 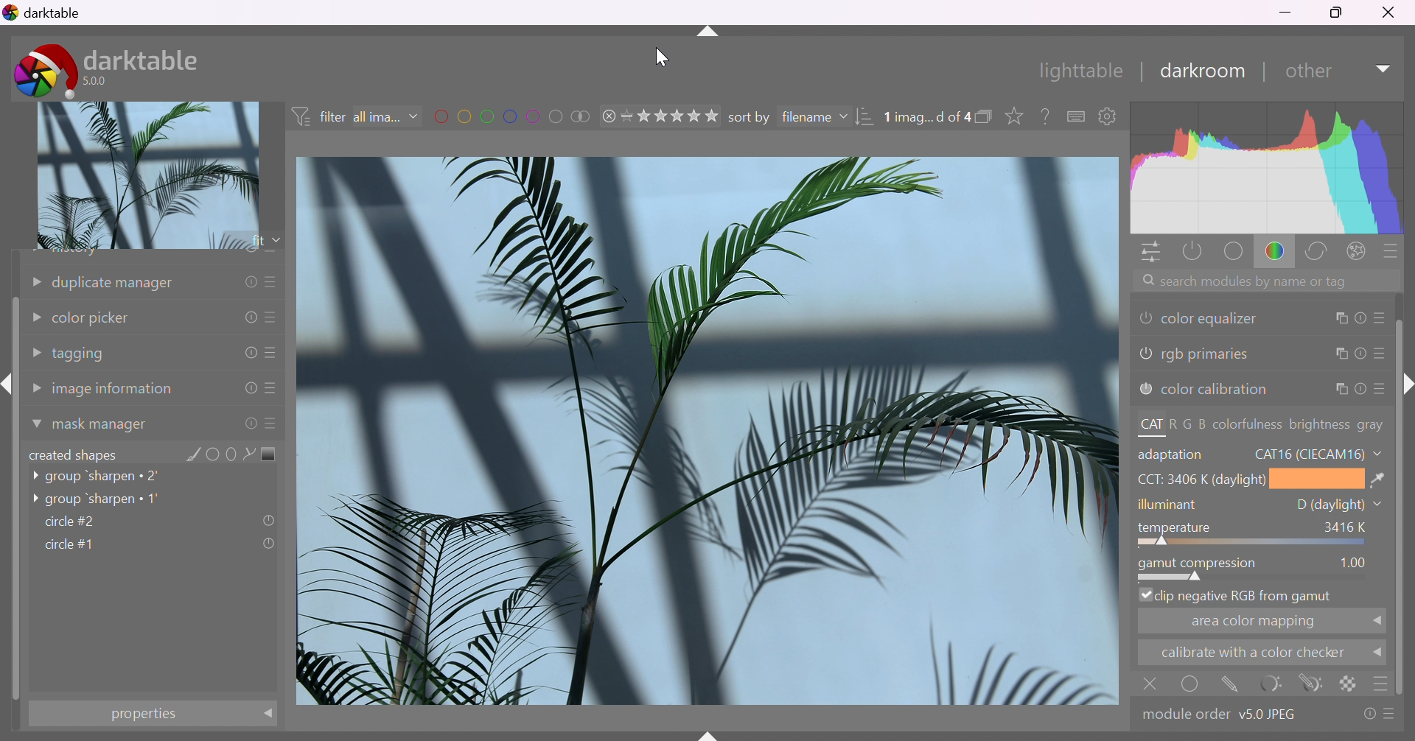 I want to click on collapse grouped image, so click(x=985, y=118).